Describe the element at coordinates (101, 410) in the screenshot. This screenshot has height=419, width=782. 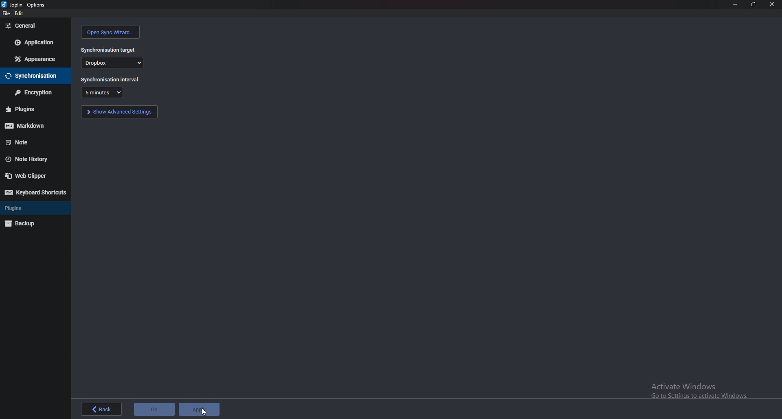
I see `back` at that location.